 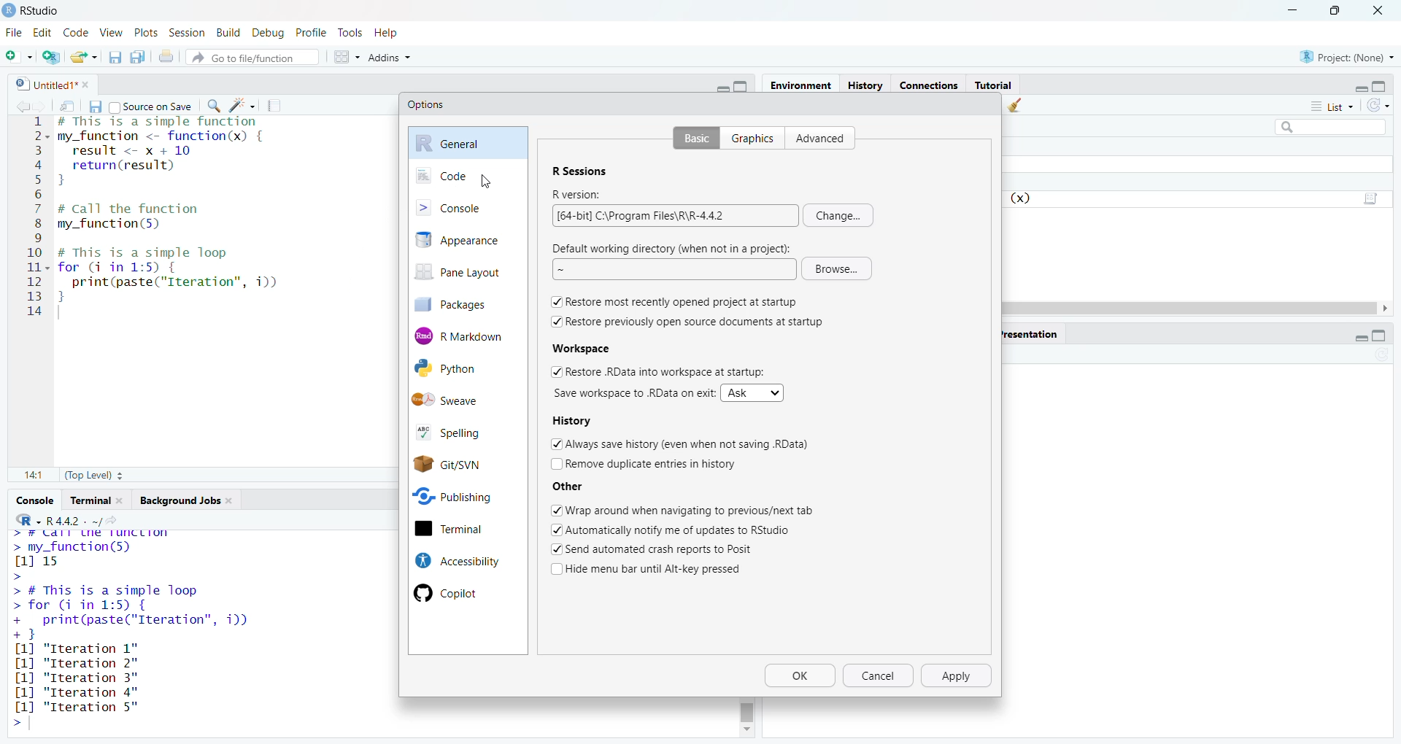 What do you see at coordinates (390, 56) in the screenshot?
I see `addins` at bounding box center [390, 56].